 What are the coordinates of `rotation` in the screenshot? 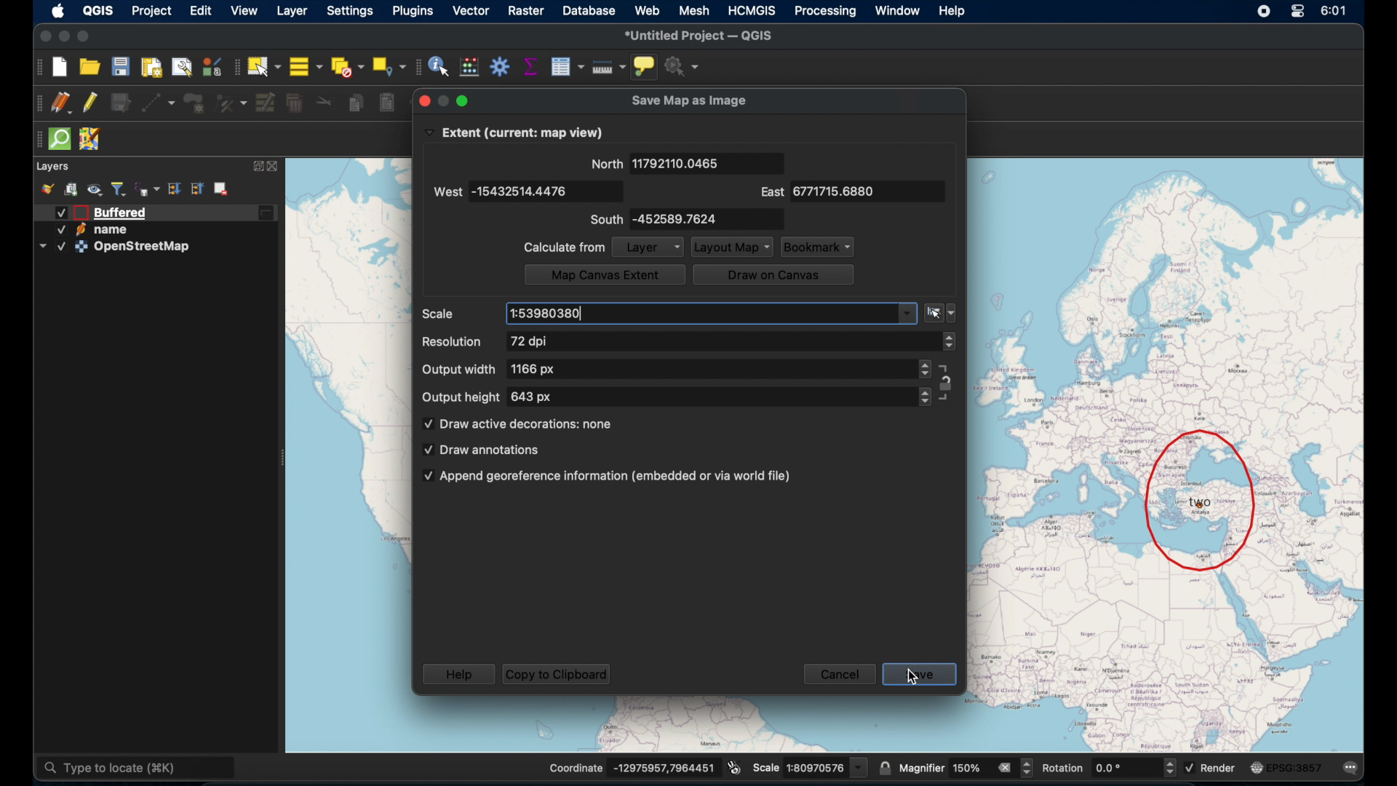 It's located at (1062, 769).